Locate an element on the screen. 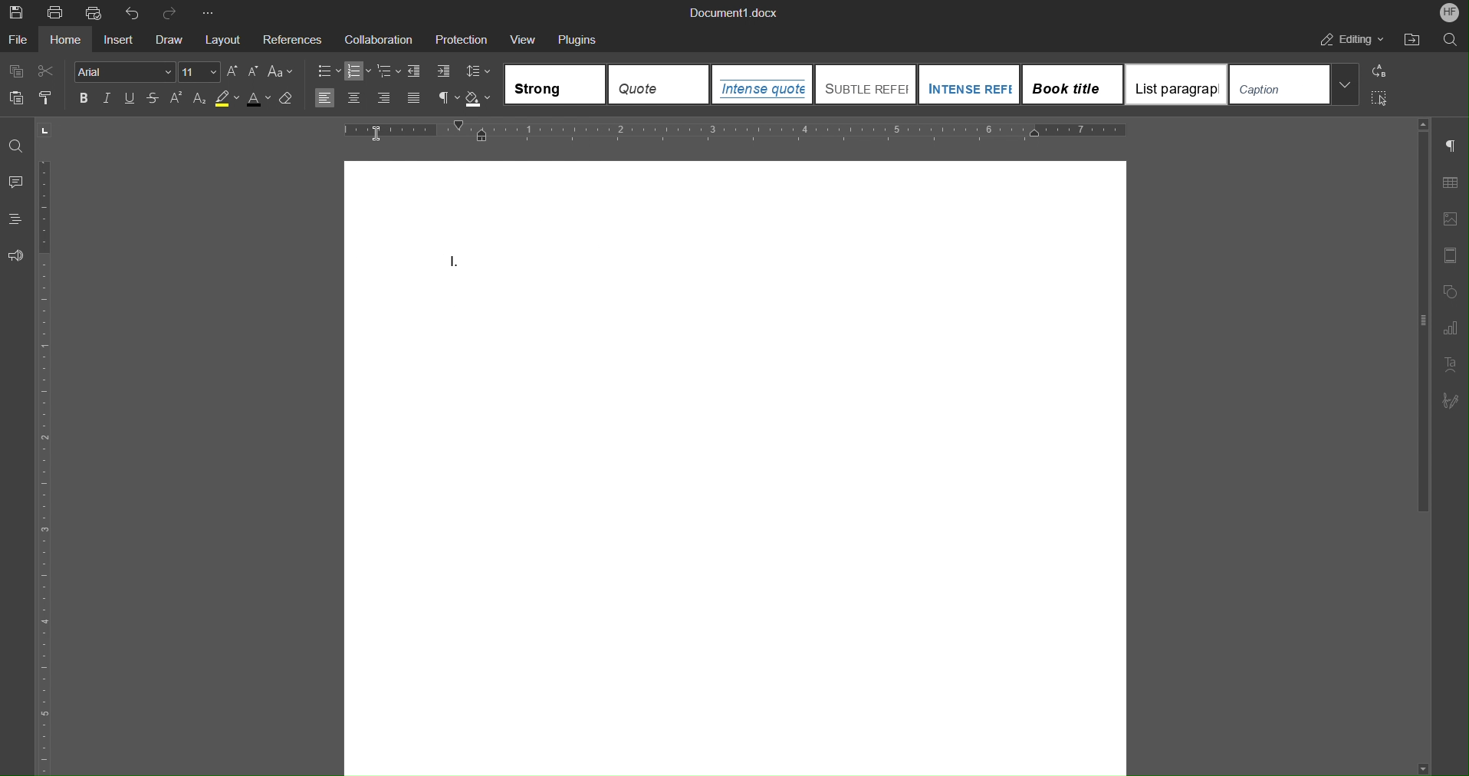  Italics is located at coordinates (107, 98).